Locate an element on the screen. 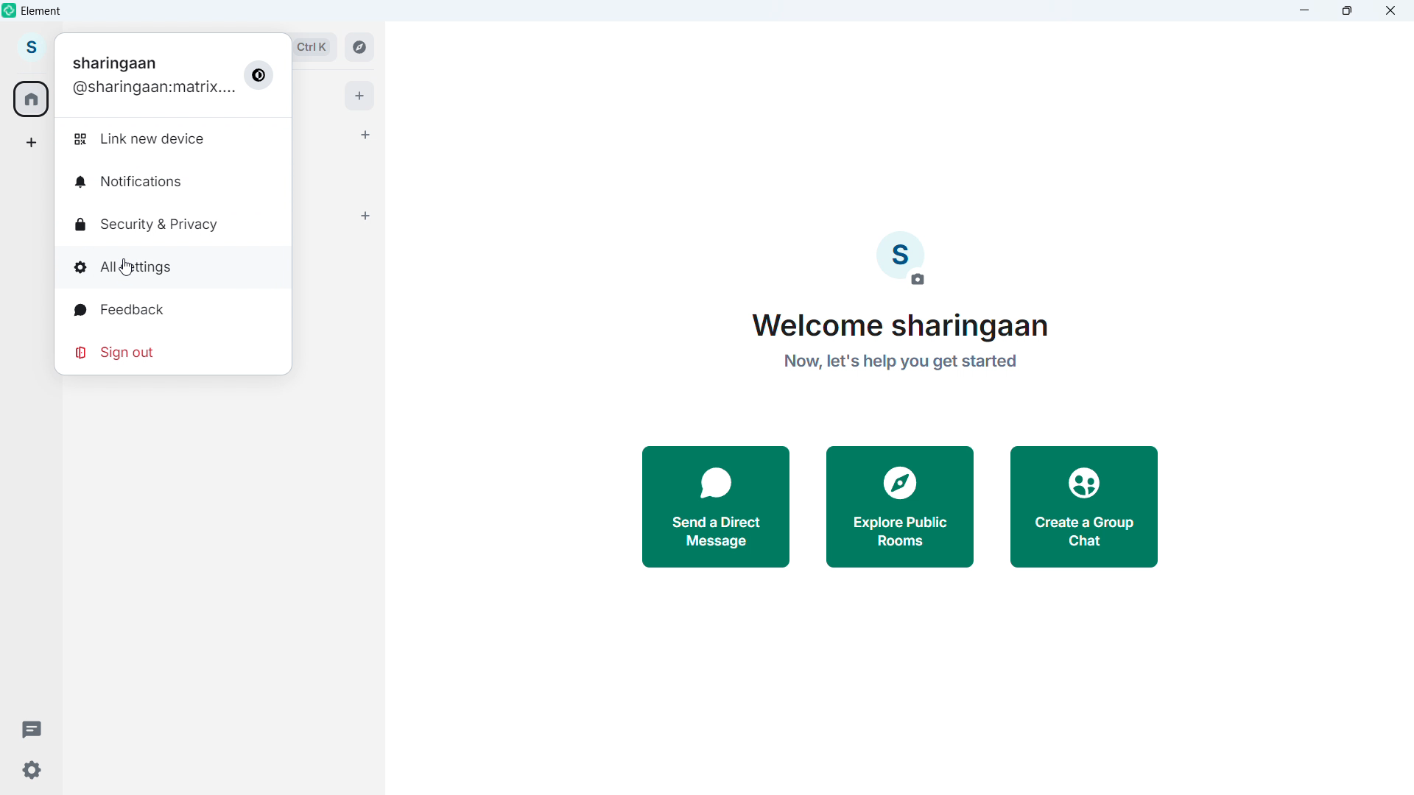  Toggle theme  is located at coordinates (259, 77).